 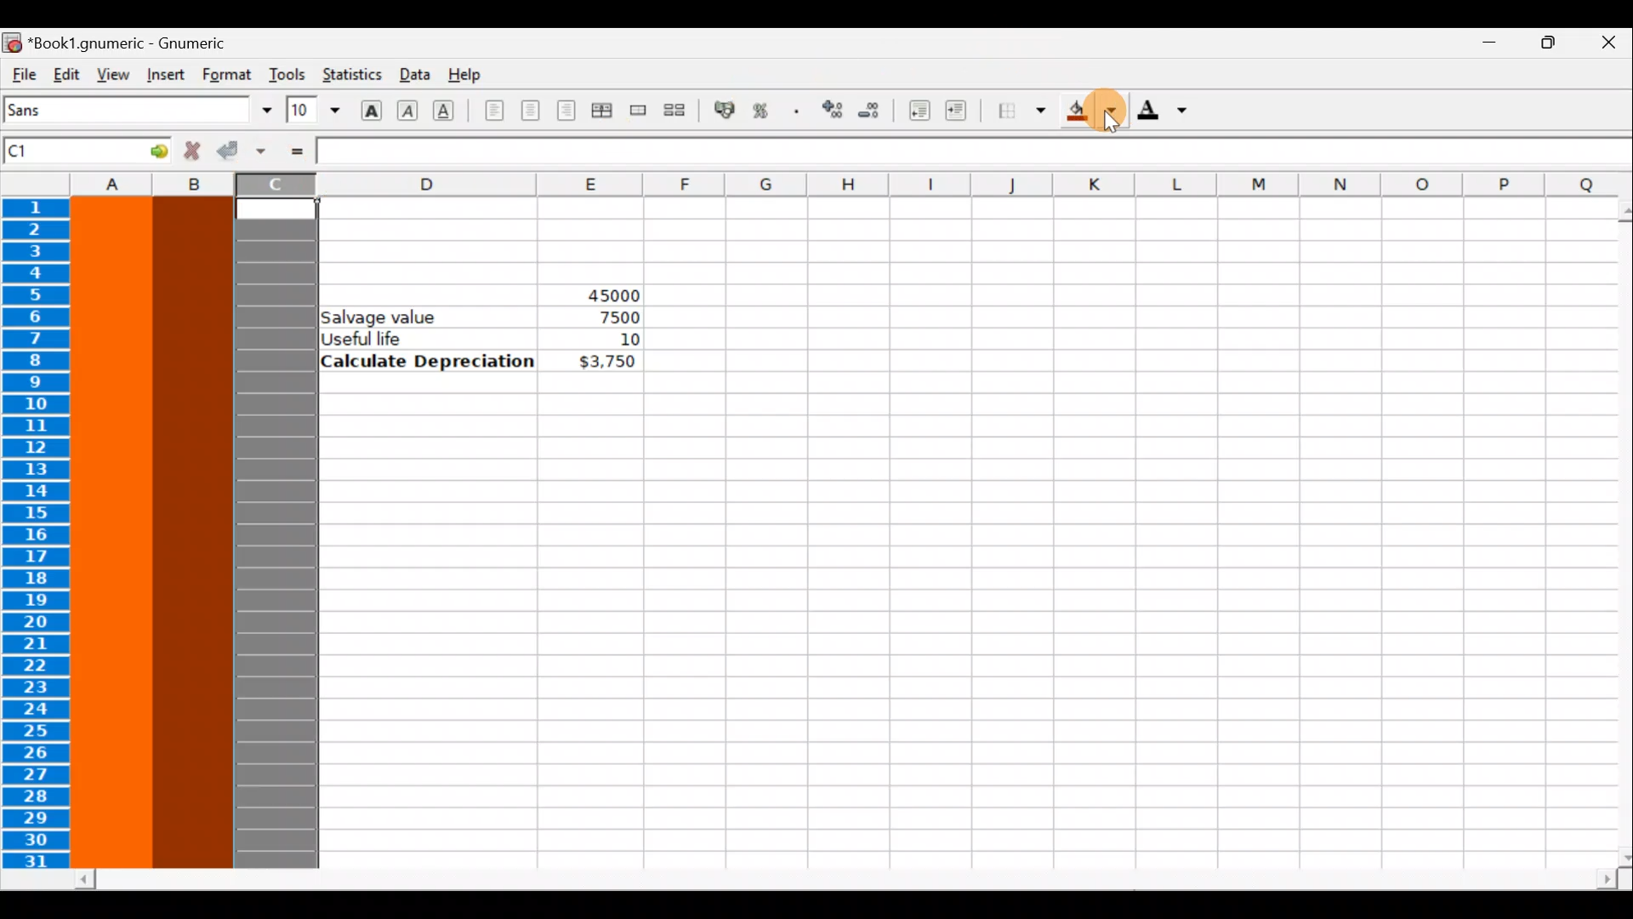 What do you see at coordinates (187, 151) in the screenshot?
I see `Reject change` at bounding box center [187, 151].